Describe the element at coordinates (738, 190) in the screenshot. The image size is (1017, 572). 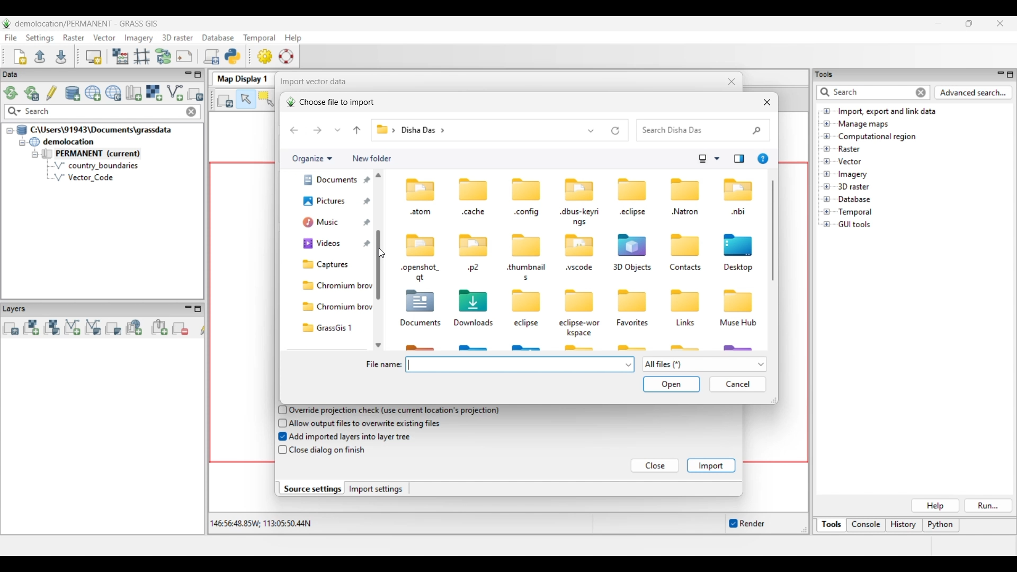
I see `icon` at that location.